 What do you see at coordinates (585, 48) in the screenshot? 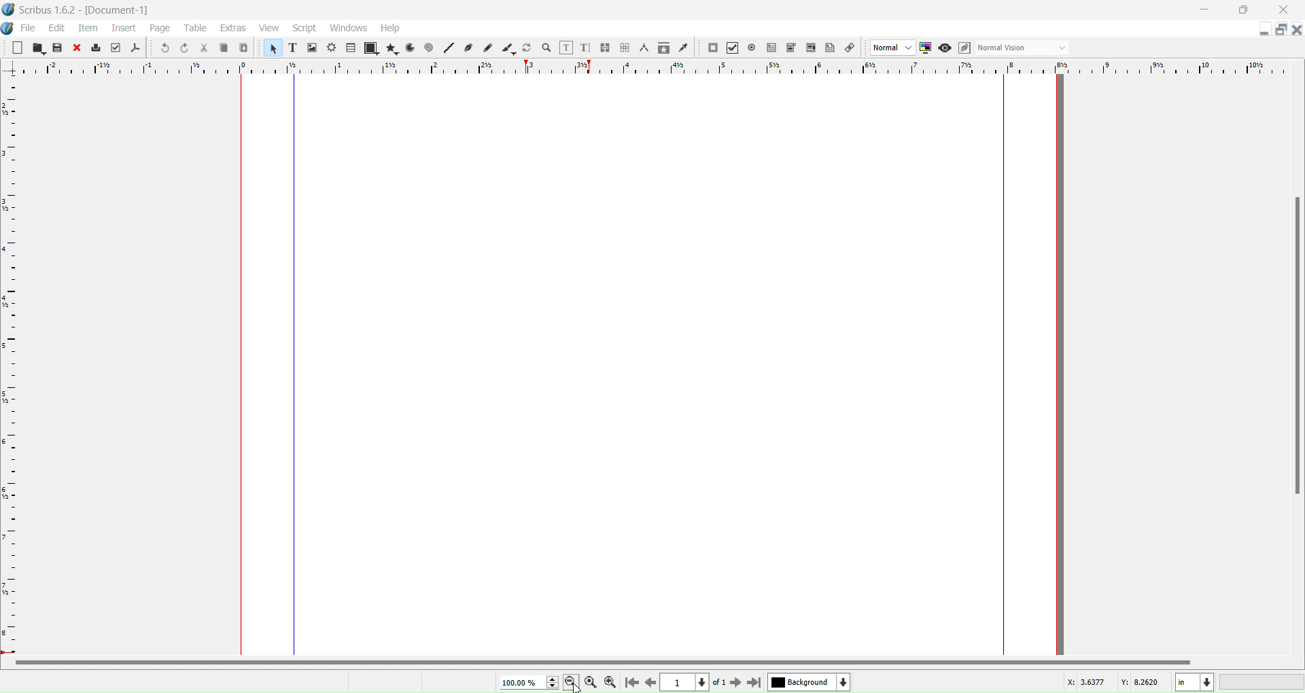
I see `Edit Text with Story Editor` at bounding box center [585, 48].